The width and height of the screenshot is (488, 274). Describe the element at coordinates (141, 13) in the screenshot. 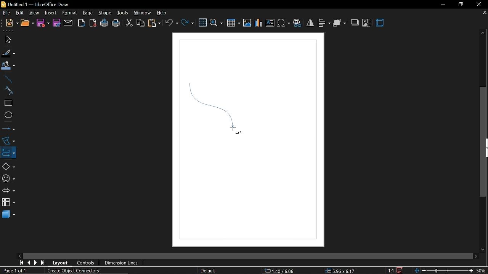

I see `window` at that location.